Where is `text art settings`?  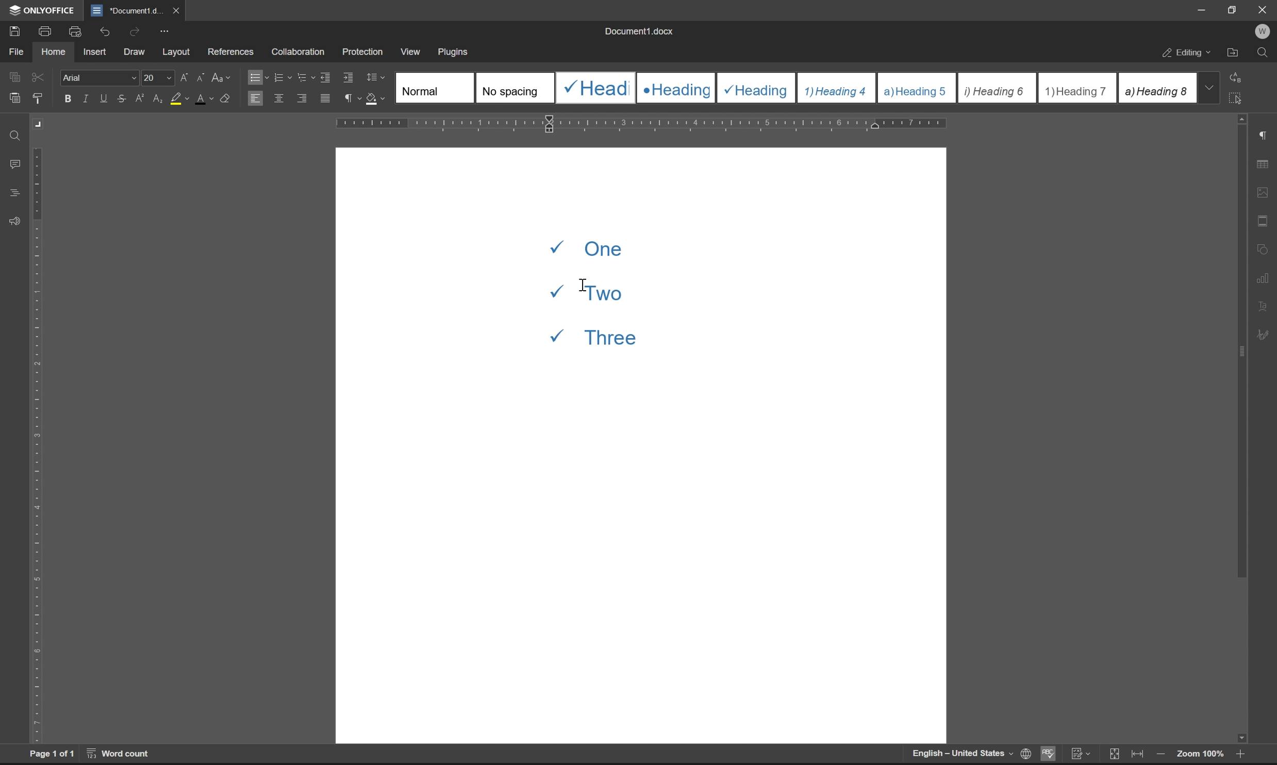 text art settings is located at coordinates (1263, 306).